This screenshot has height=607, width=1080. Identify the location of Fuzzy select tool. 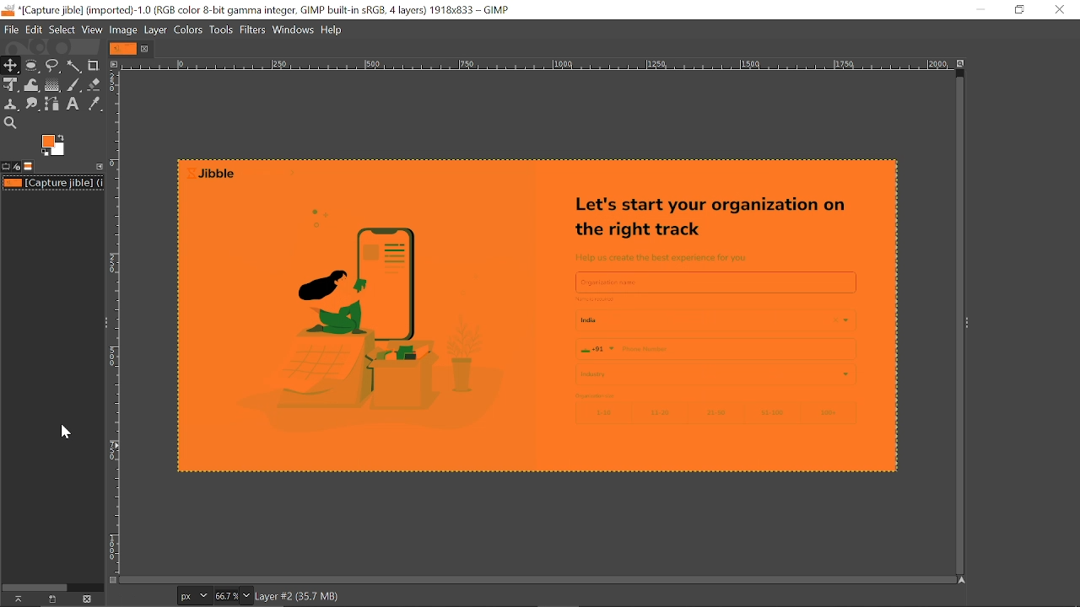
(75, 66).